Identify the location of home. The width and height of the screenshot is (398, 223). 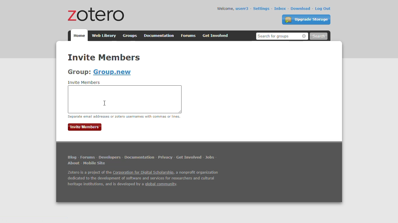
(79, 35).